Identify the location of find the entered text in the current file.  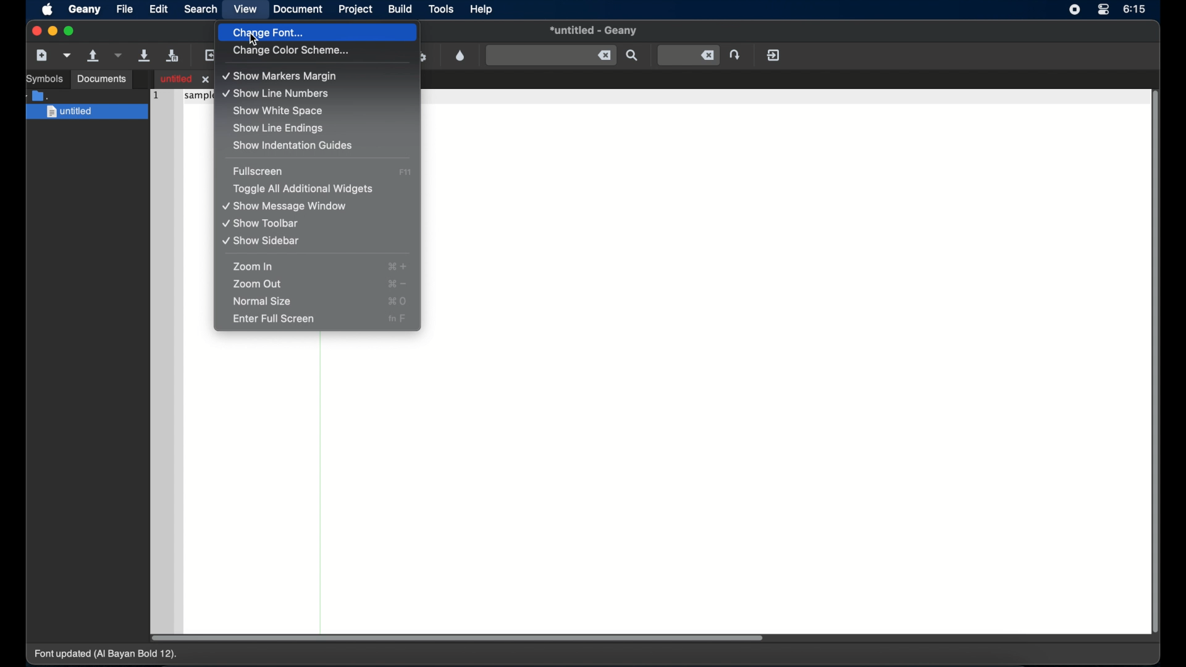
(633, 56).